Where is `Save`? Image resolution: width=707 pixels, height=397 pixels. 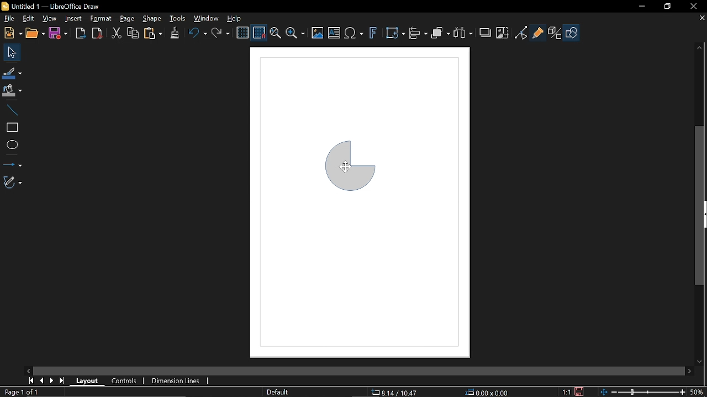 Save is located at coordinates (60, 33).